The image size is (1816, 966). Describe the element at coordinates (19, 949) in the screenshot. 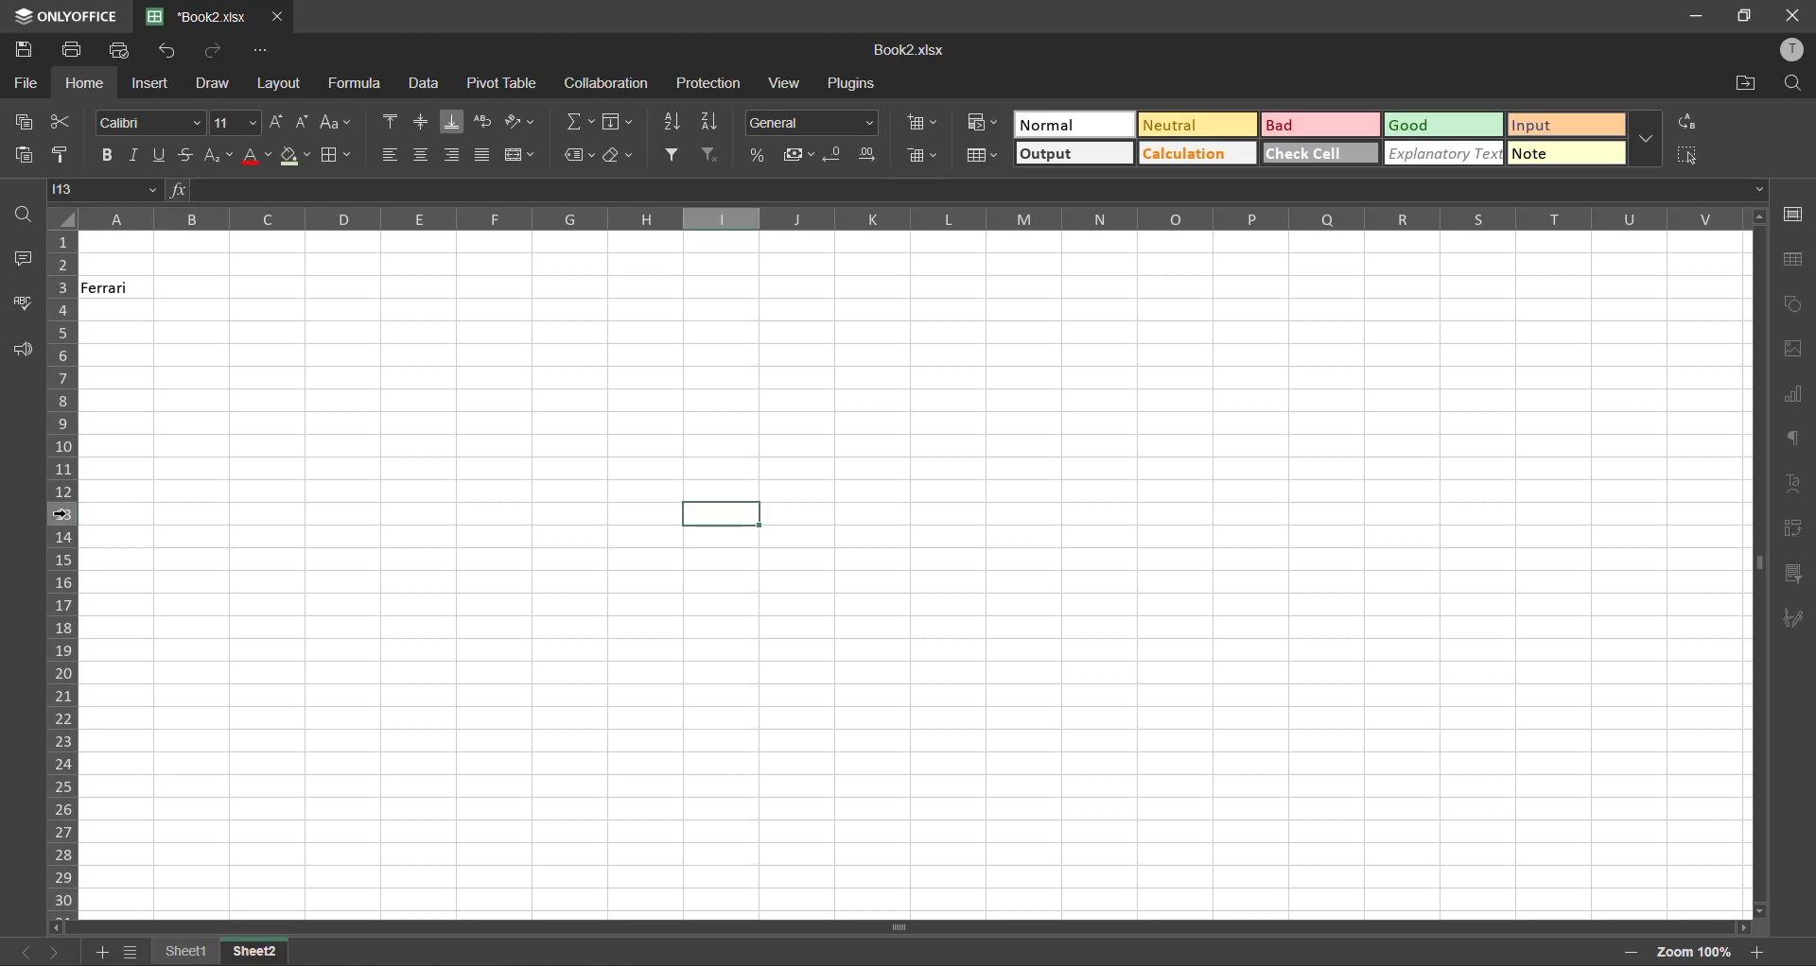

I see `previous` at that location.